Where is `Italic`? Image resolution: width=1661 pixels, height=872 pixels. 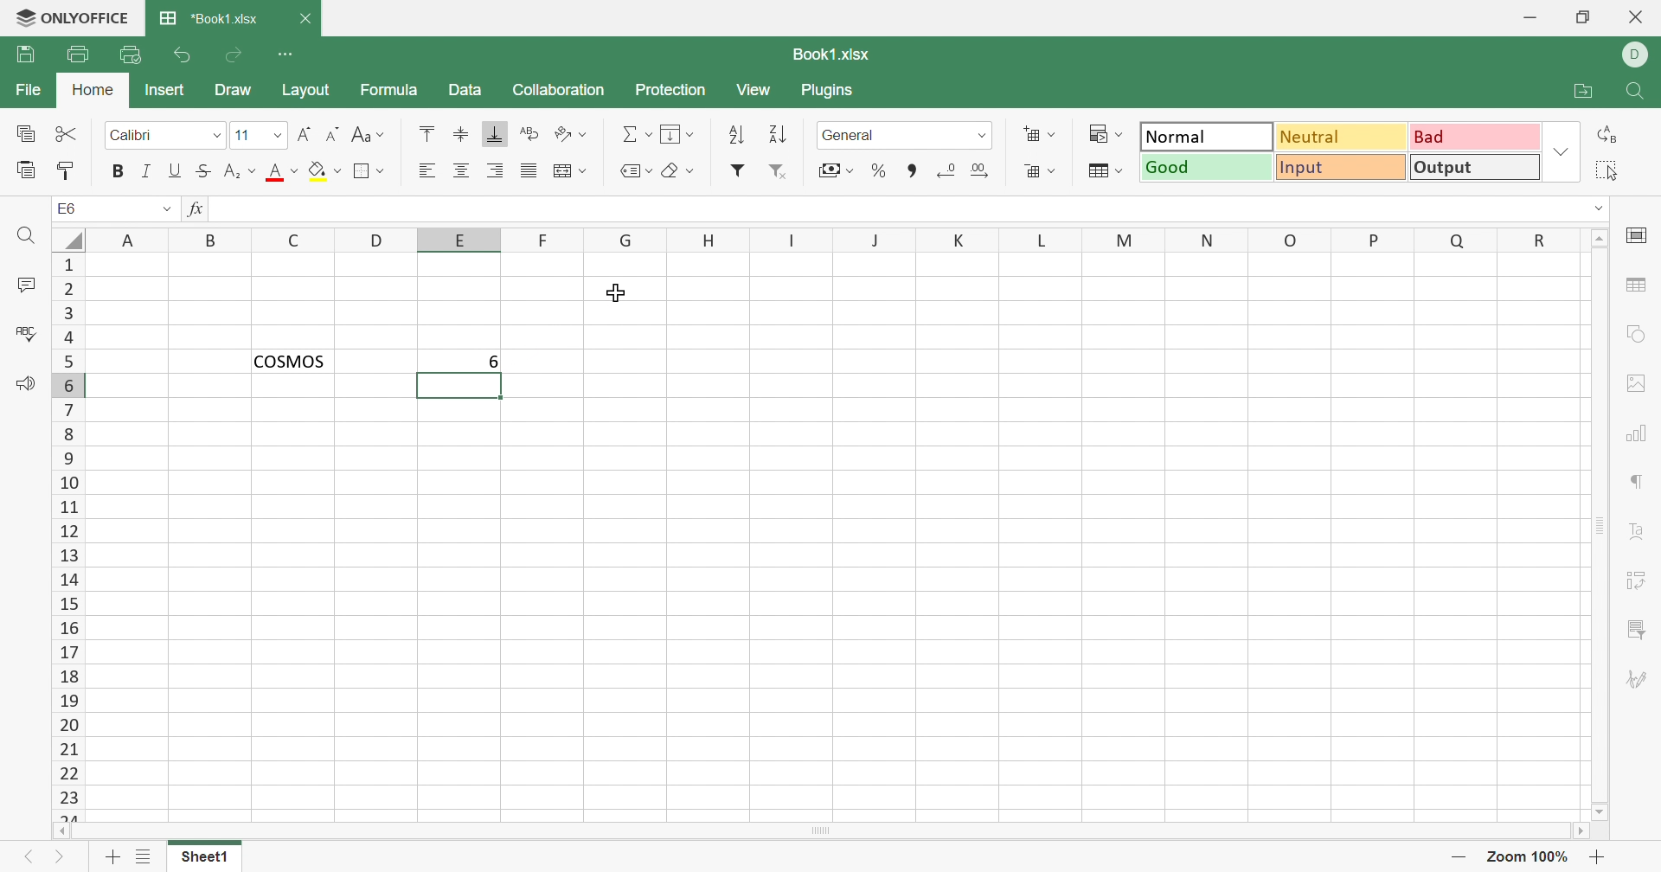 Italic is located at coordinates (146, 171).